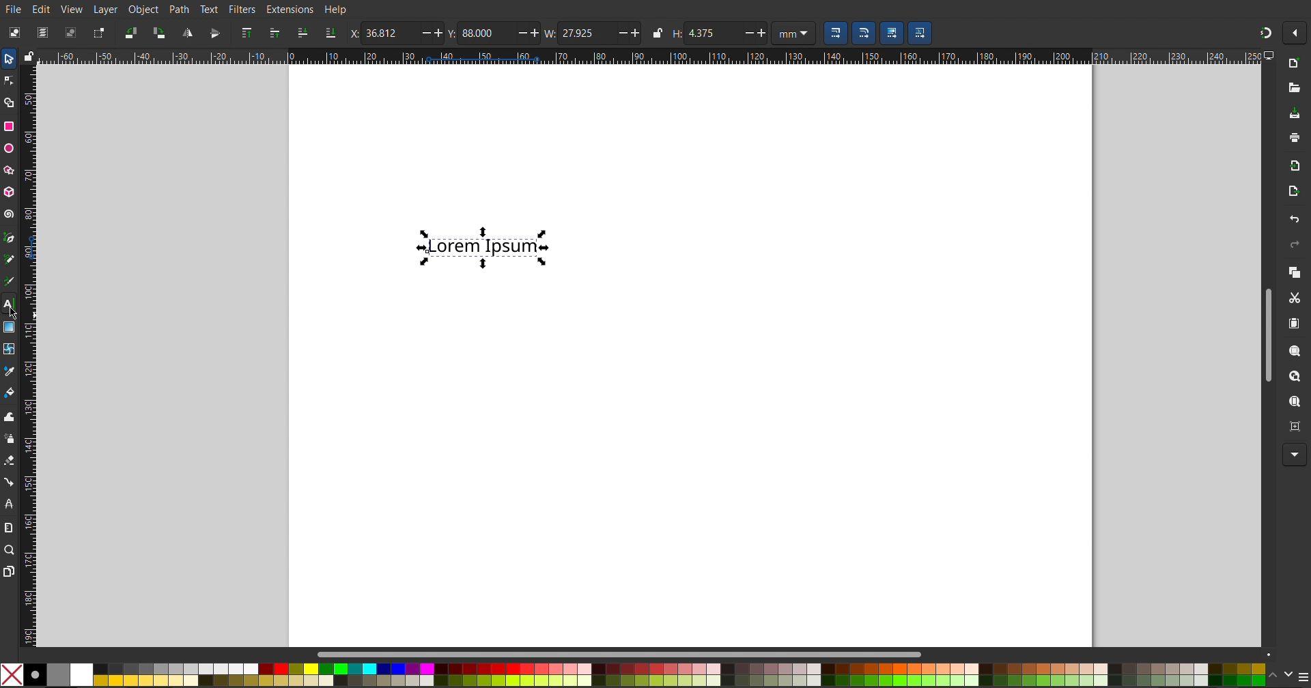 The height and width of the screenshot is (688, 1311). What do you see at coordinates (632, 673) in the screenshot?
I see `Color` at bounding box center [632, 673].